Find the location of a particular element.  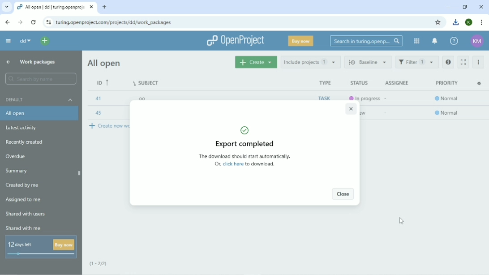

New tab is located at coordinates (104, 7).